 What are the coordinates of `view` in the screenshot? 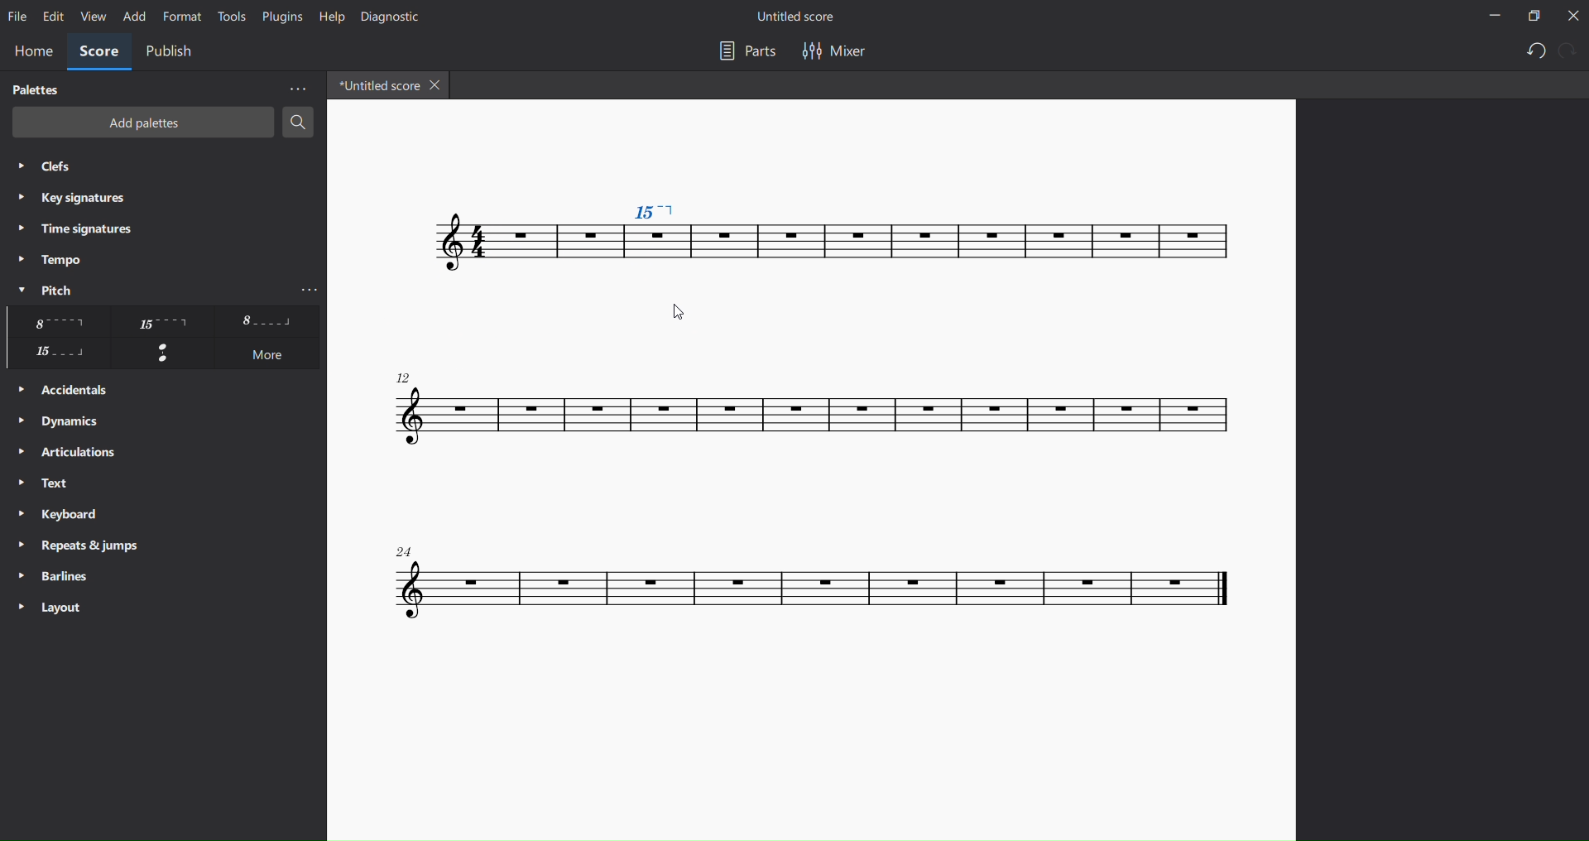 It's located at (91, 17).